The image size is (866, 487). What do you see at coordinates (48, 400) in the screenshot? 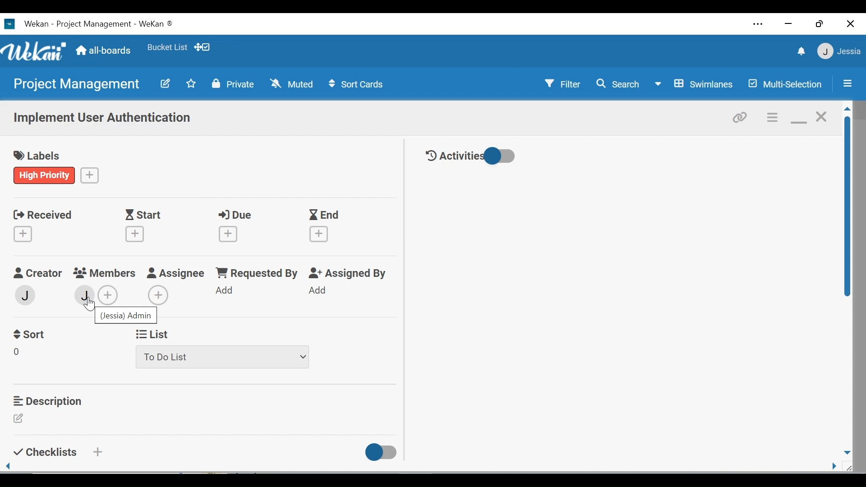
I see `Description` at bounding box center [48, 400].